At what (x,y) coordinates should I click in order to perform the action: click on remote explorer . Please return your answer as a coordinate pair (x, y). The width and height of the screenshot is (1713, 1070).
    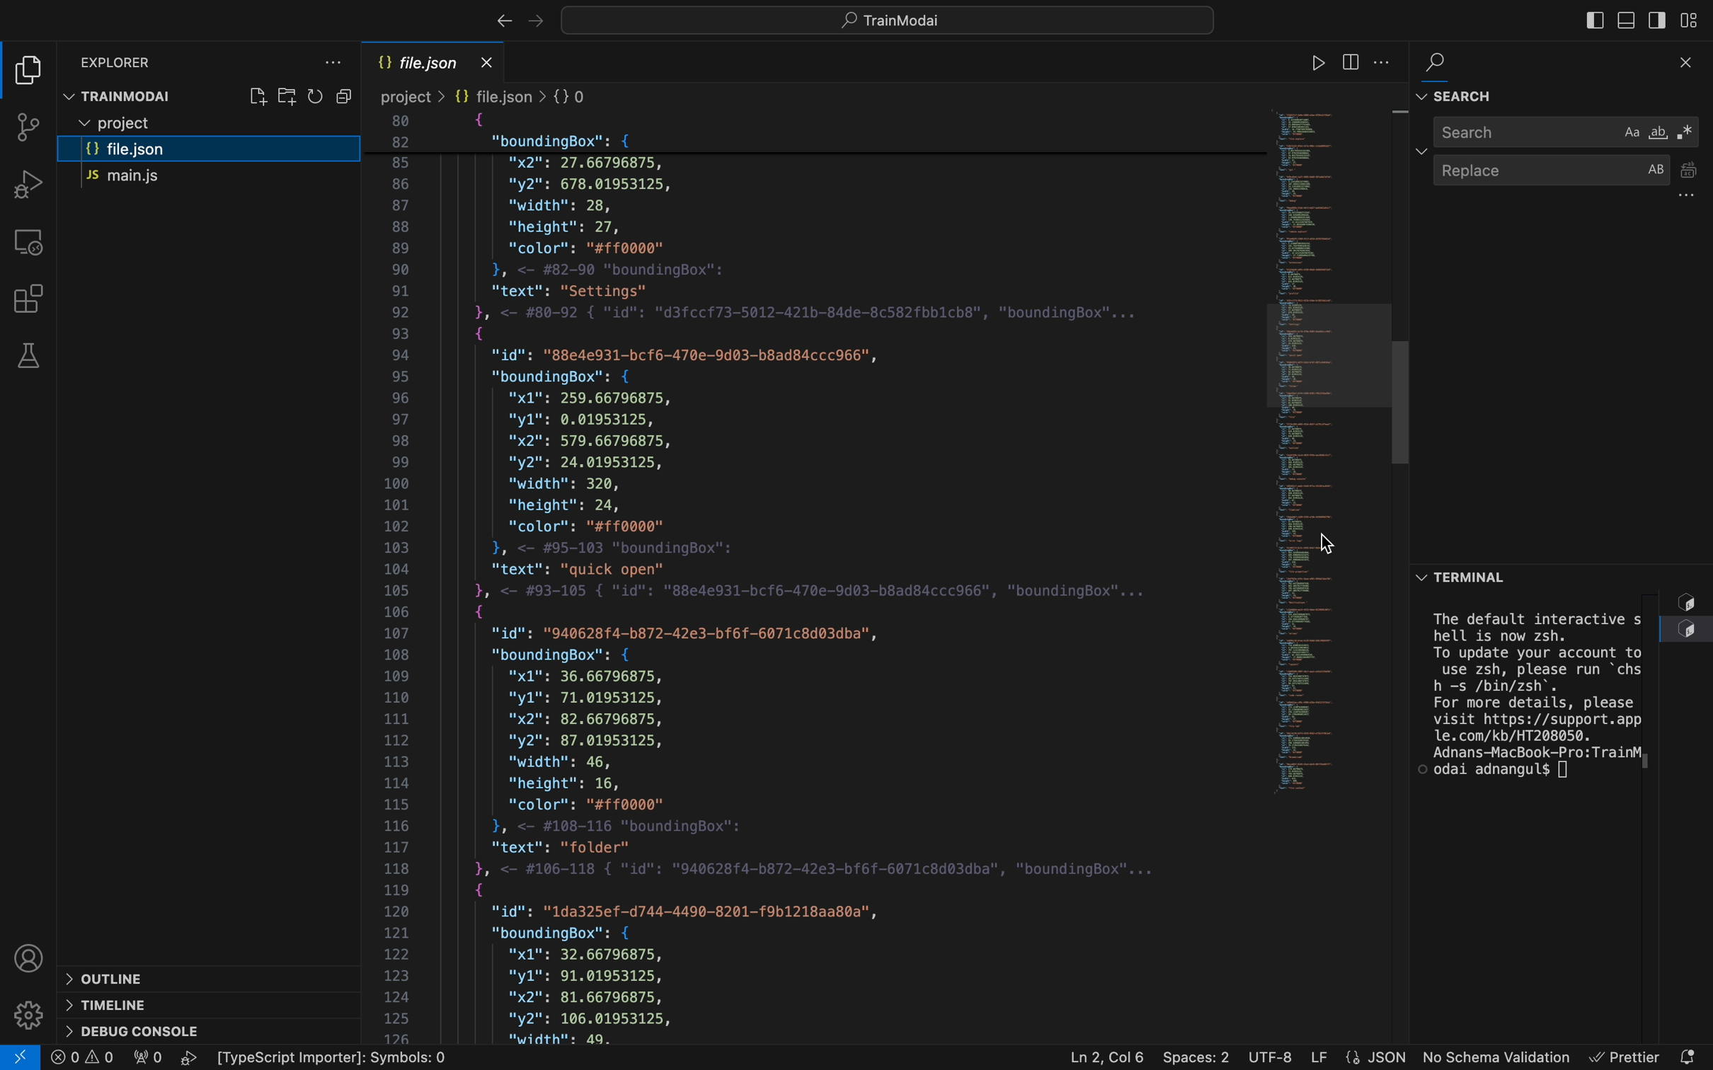
    Looking at the image, I should click on (31, 242).